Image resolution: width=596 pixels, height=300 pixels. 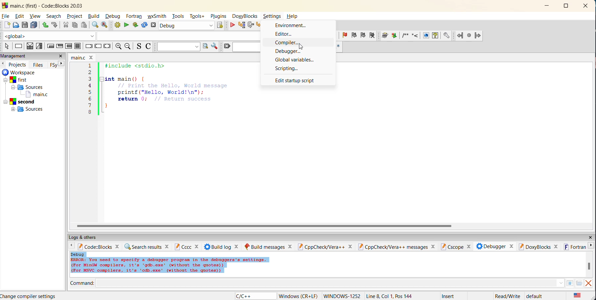 What do you see at coordinates (326, 246) in the screenshot?
I see `cppcheck/vera++` at bounding box center [326, 246].